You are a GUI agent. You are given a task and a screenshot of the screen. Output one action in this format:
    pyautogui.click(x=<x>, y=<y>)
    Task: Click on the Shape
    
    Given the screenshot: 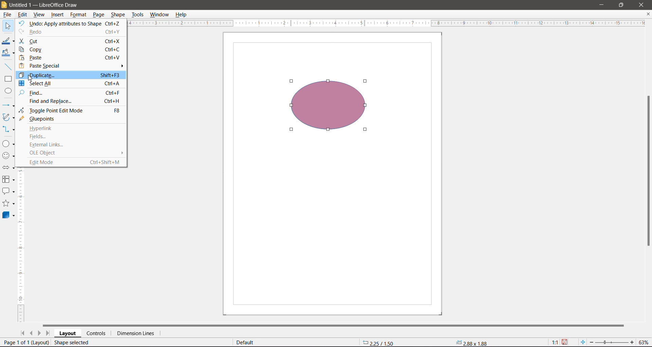 What is the action you would take?
    pyautogui.click(x=117, y=15)
    